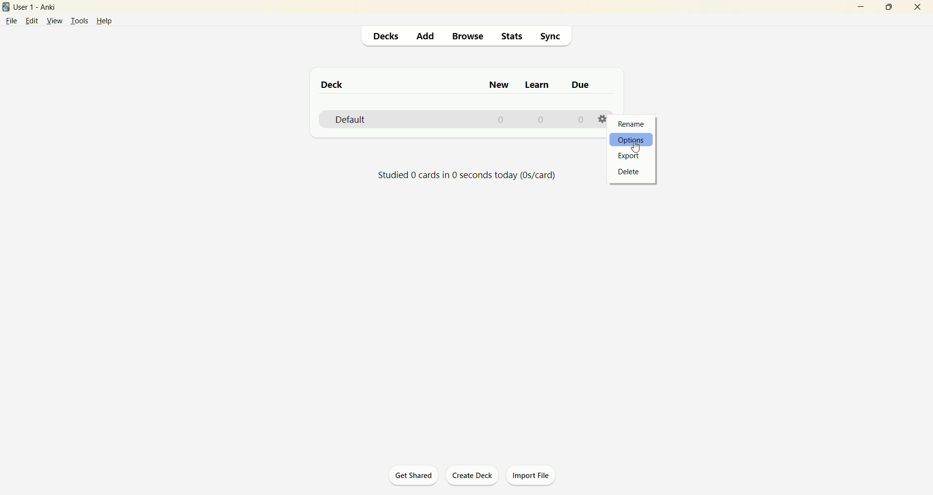 The image size is (933, 495). What do you see at coordinates (511, 37) in the screenshot?
I see `stats` at bounding box center [511, 37].